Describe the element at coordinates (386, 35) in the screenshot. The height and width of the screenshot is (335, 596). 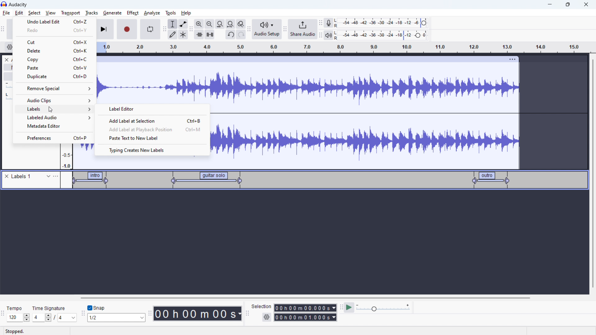
I see `playback level` at that location.